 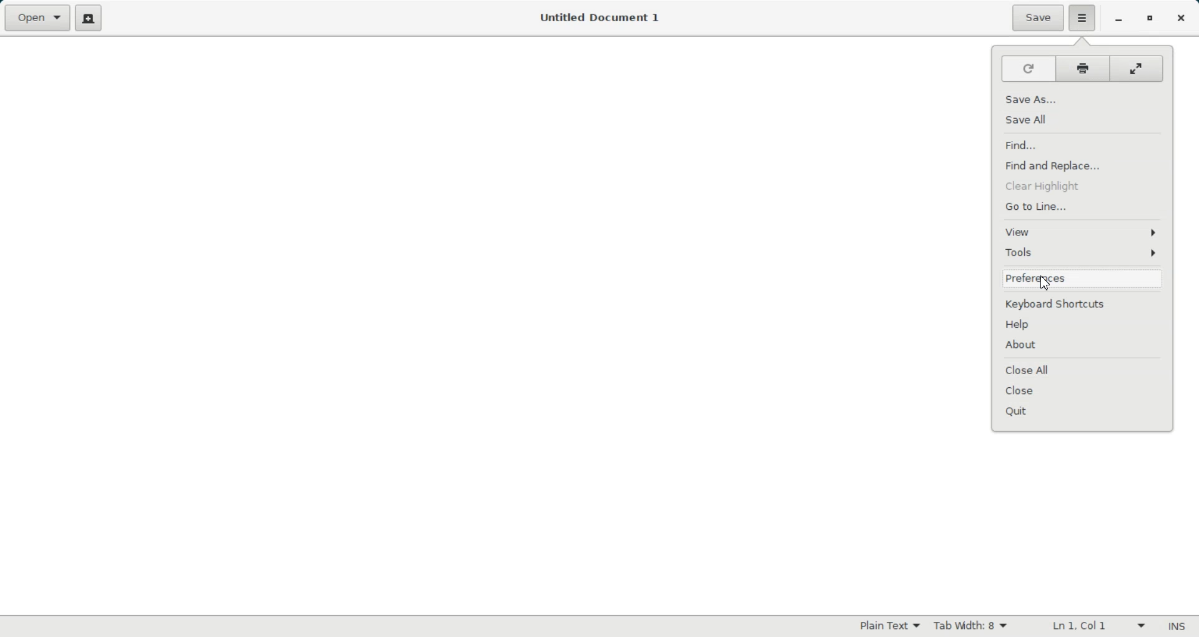 I want to click on Tools, so click(x=1083, y=252).